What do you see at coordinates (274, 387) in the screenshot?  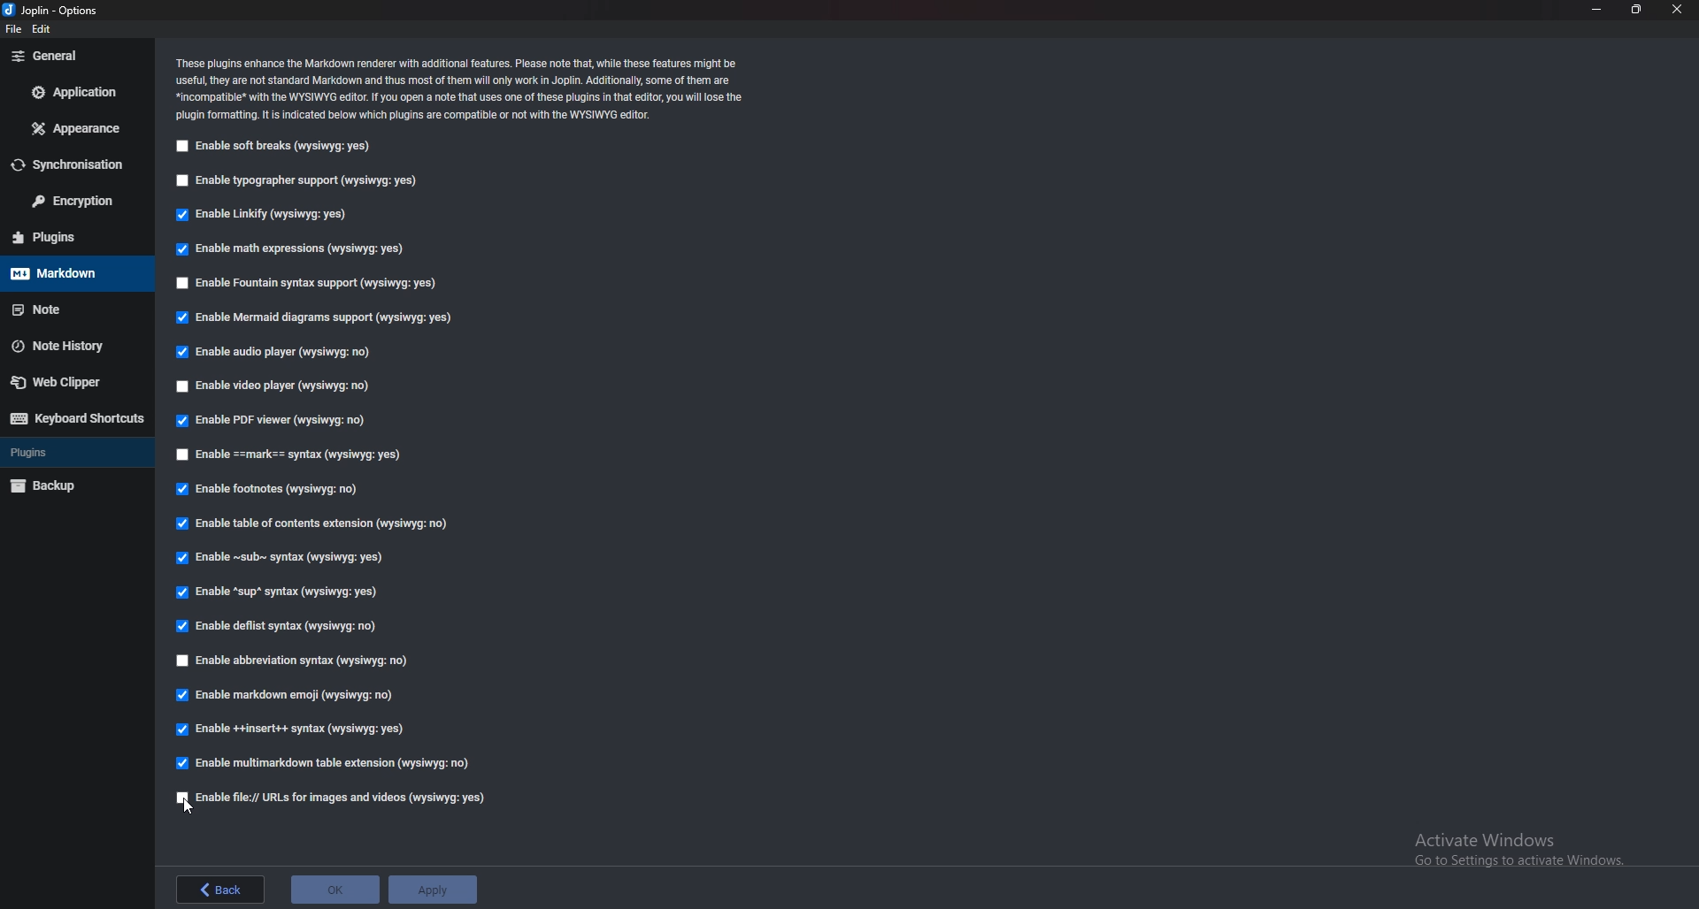 I see `Enable video player` at bounding box center [274, 387].